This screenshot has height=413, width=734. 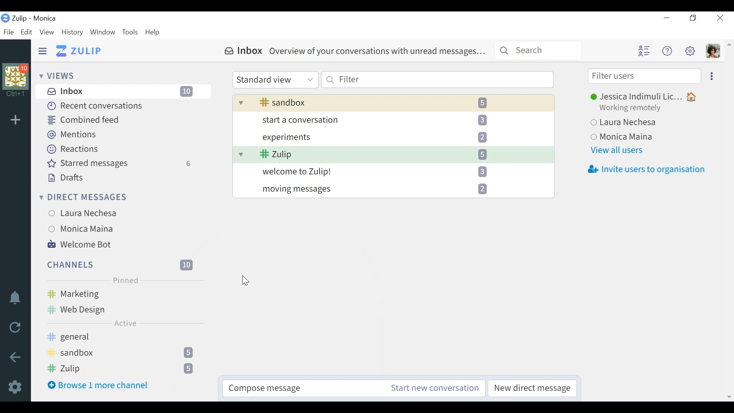 What do you see at coordinates (712, 75) in the screenshot?
I see `Ellipse` at bounding box center [712, 75].